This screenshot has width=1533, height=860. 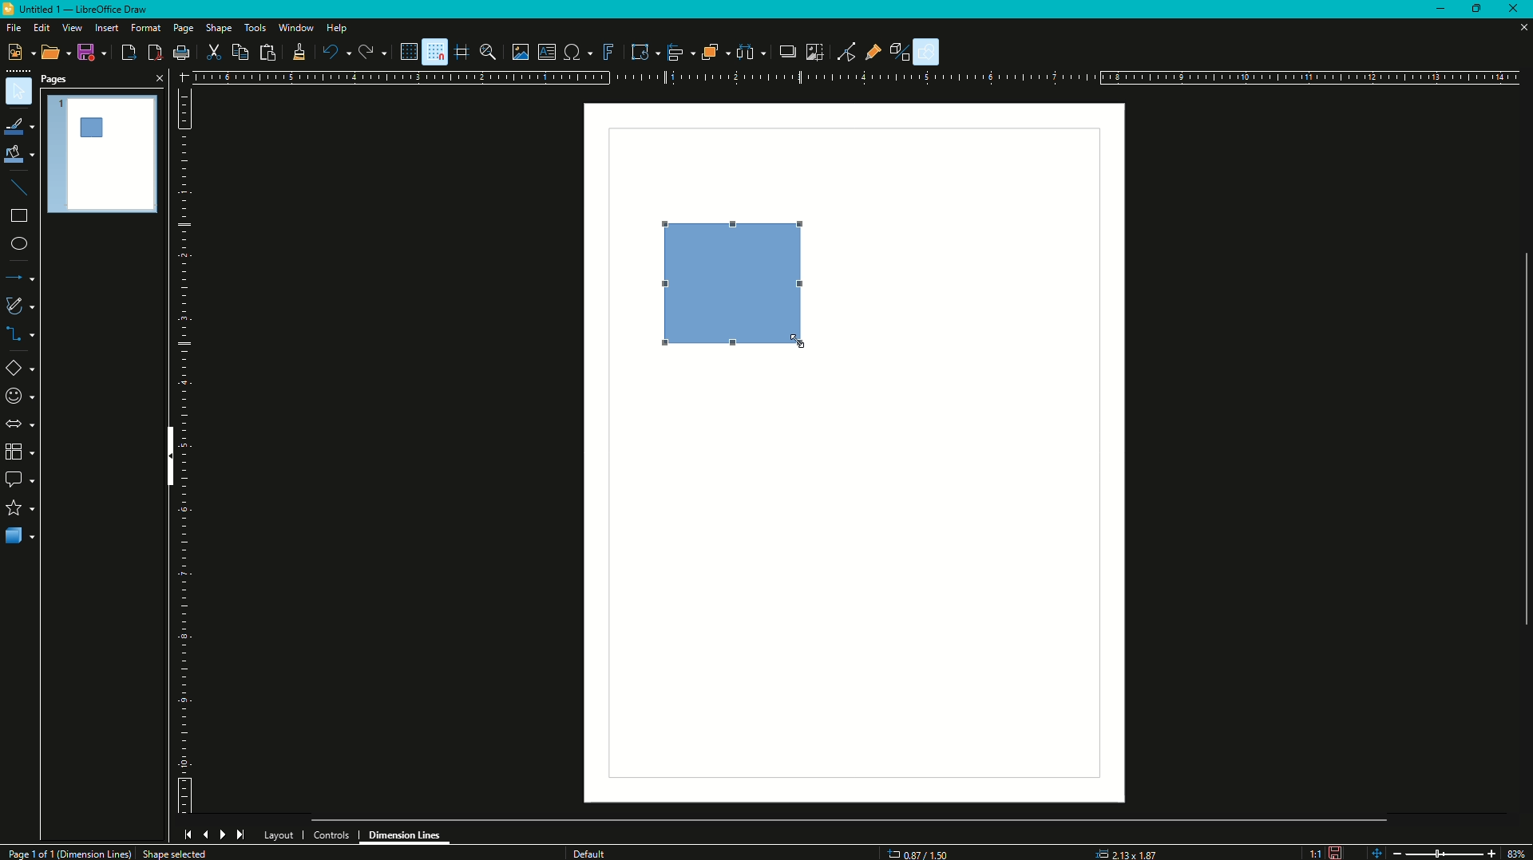 What do you see at coordinates (736, 288) in the screenshot?
I see `Resized Square` at bounding box center [736, 288].